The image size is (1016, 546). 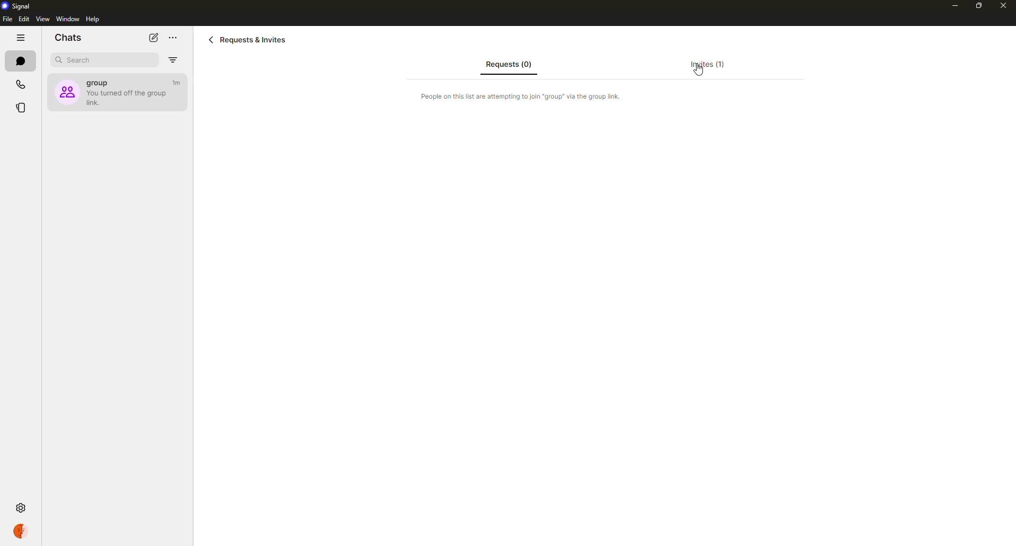 What do you see at coordinates (21, 531) in the screenshot?
I see `profile` at bounding box center [21, 531].